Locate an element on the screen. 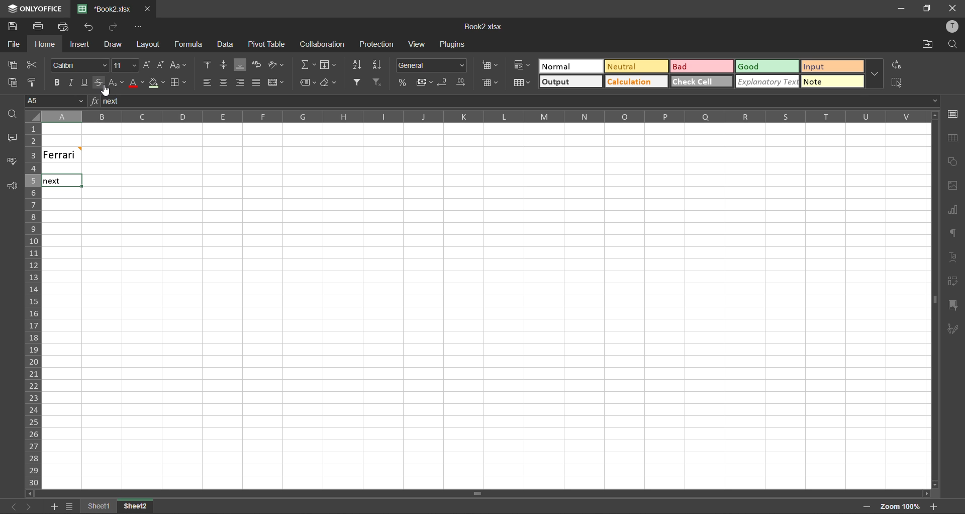 The width and height of the screenshot is (965, 514). pivot table is located at coordinates (269, 47).